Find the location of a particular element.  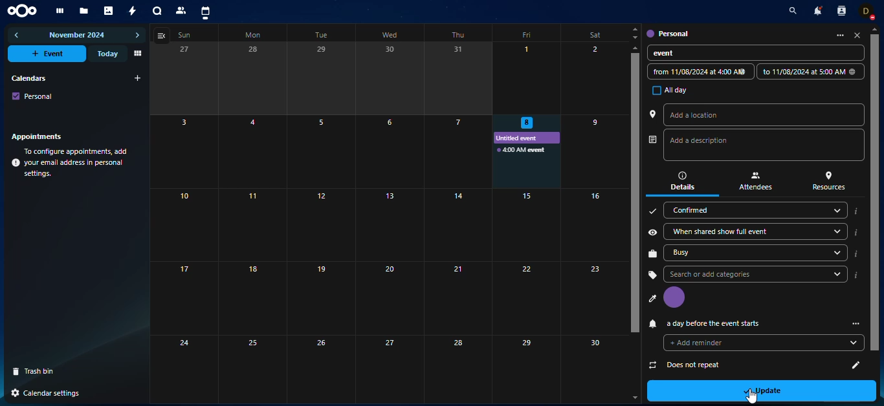

3 is located at coordinates (184, 152).